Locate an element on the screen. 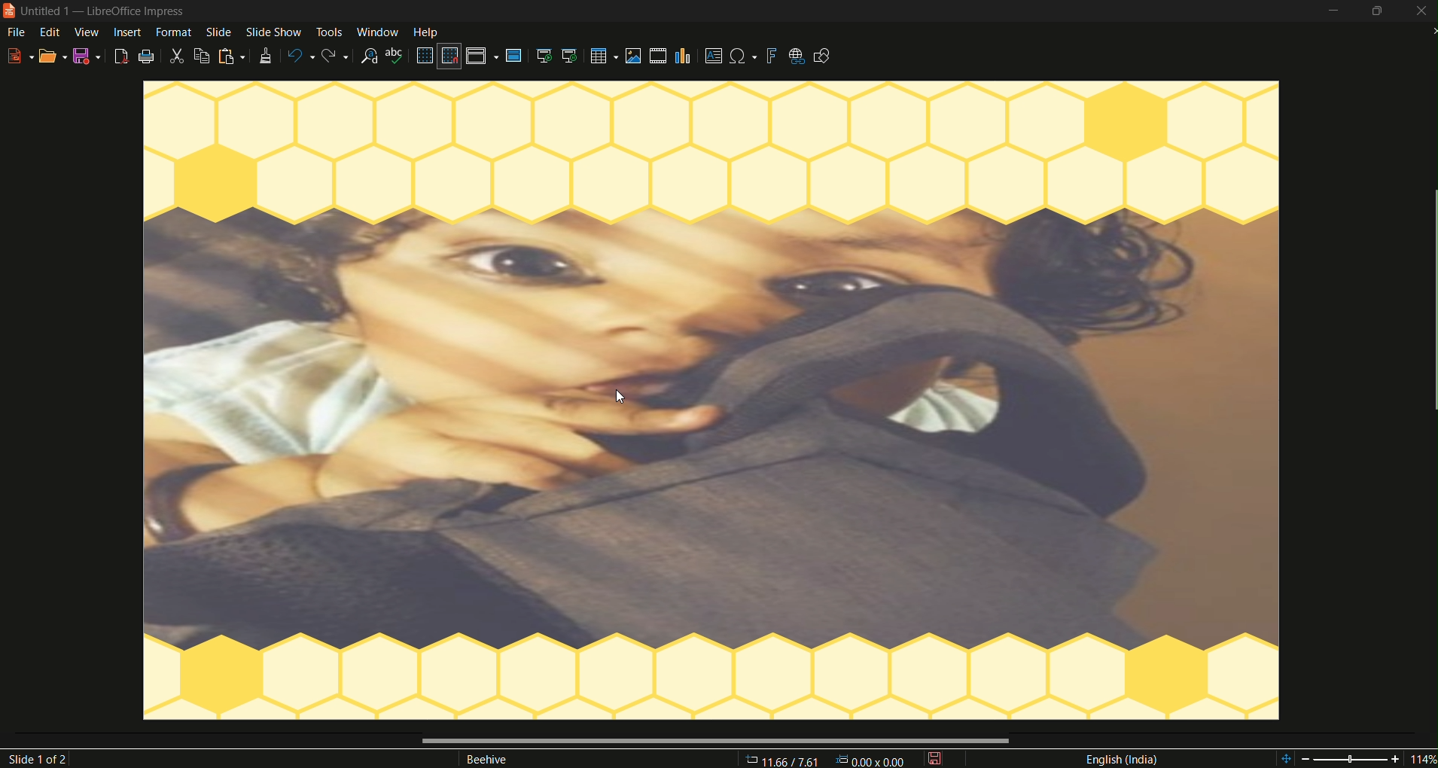 The width and height of the screenshot is (1438, 768). slide 1of2 is located at coordinates (42, 759).